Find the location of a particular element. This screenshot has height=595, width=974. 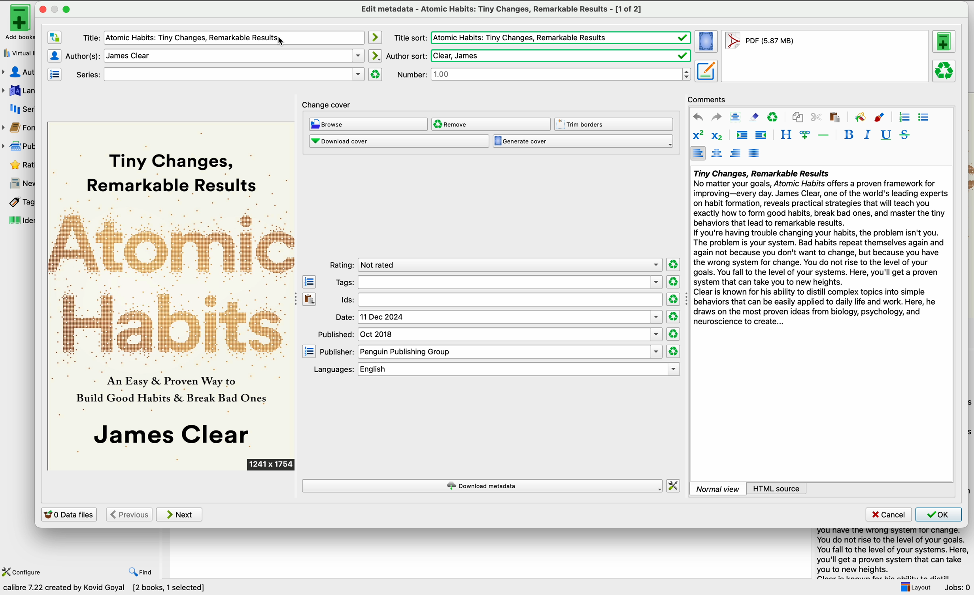

add a format to this book is located at coordinates (945, 43).